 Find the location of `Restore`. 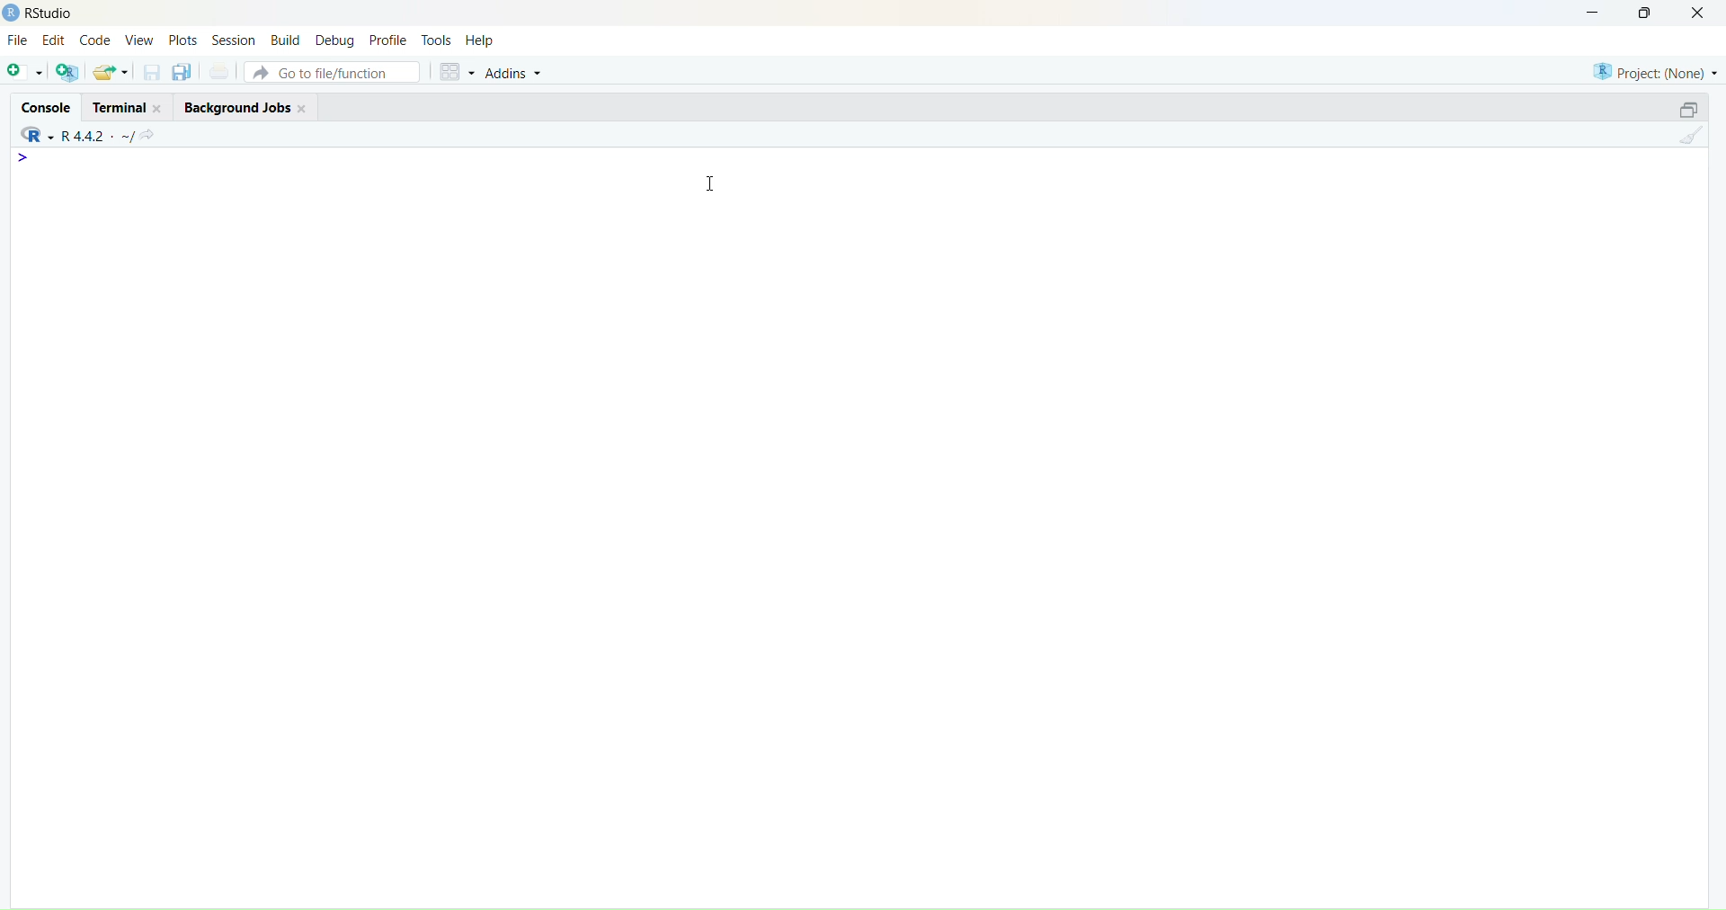

Restore is located at coordinates (1678, 112).